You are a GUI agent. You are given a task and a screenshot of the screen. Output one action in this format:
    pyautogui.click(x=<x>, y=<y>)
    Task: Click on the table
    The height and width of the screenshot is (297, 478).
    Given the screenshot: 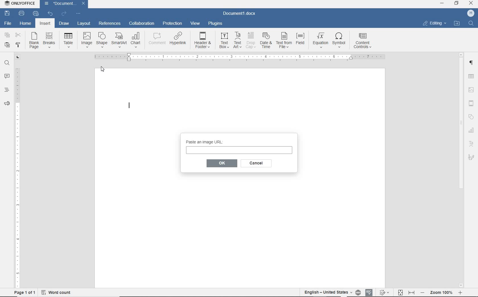 What is the action you would take?
    pyautogui.click(x=472, y=76)
    